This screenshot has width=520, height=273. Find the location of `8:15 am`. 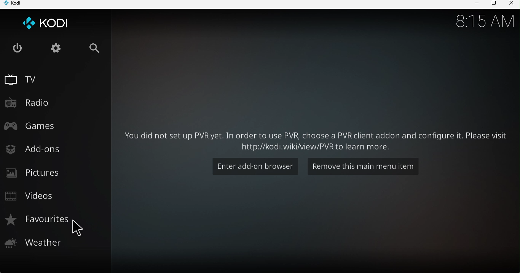

8:15 am is located at coordinates (480, 20).